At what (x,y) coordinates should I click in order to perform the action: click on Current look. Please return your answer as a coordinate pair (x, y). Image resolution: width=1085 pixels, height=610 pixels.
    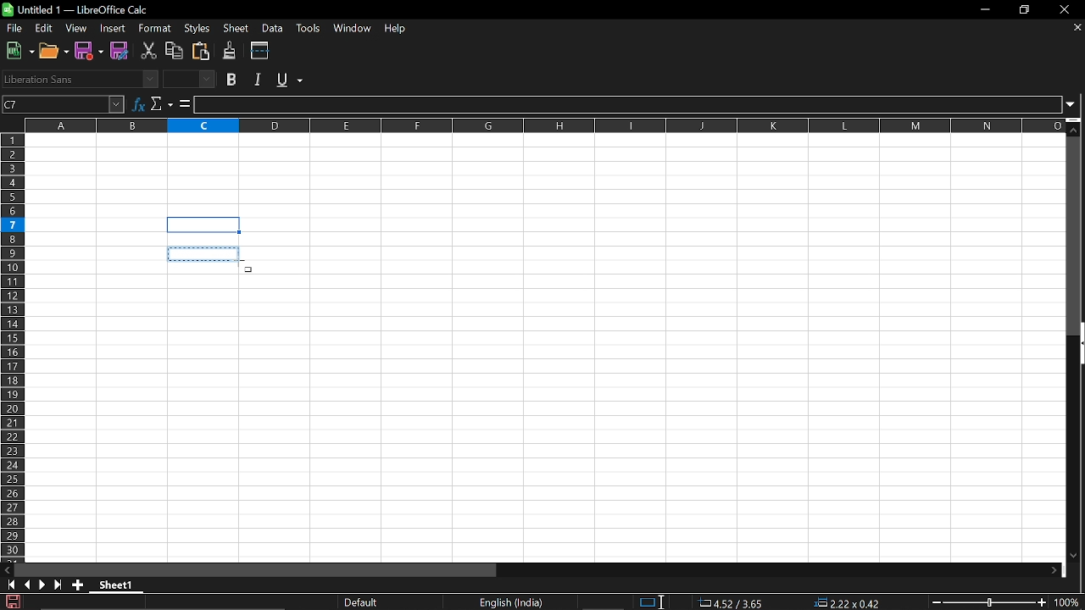
    Looking at the image, I should click on (363, 602).